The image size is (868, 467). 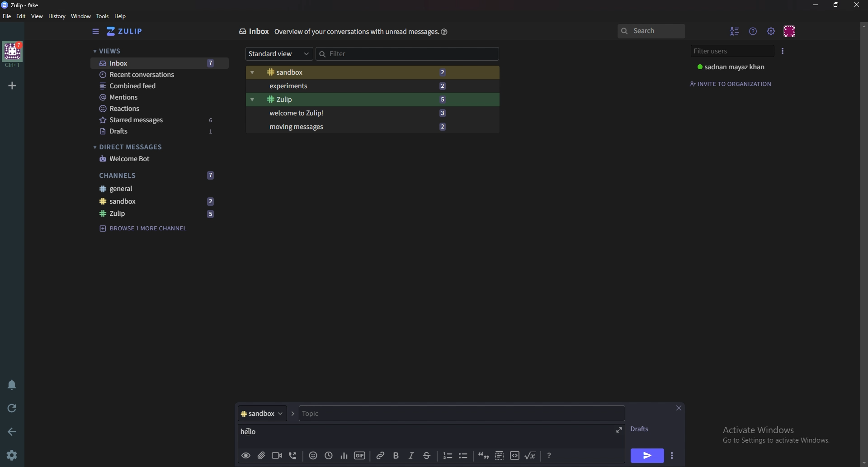 I want to click on Spoiler, so click(x=499, y=456).